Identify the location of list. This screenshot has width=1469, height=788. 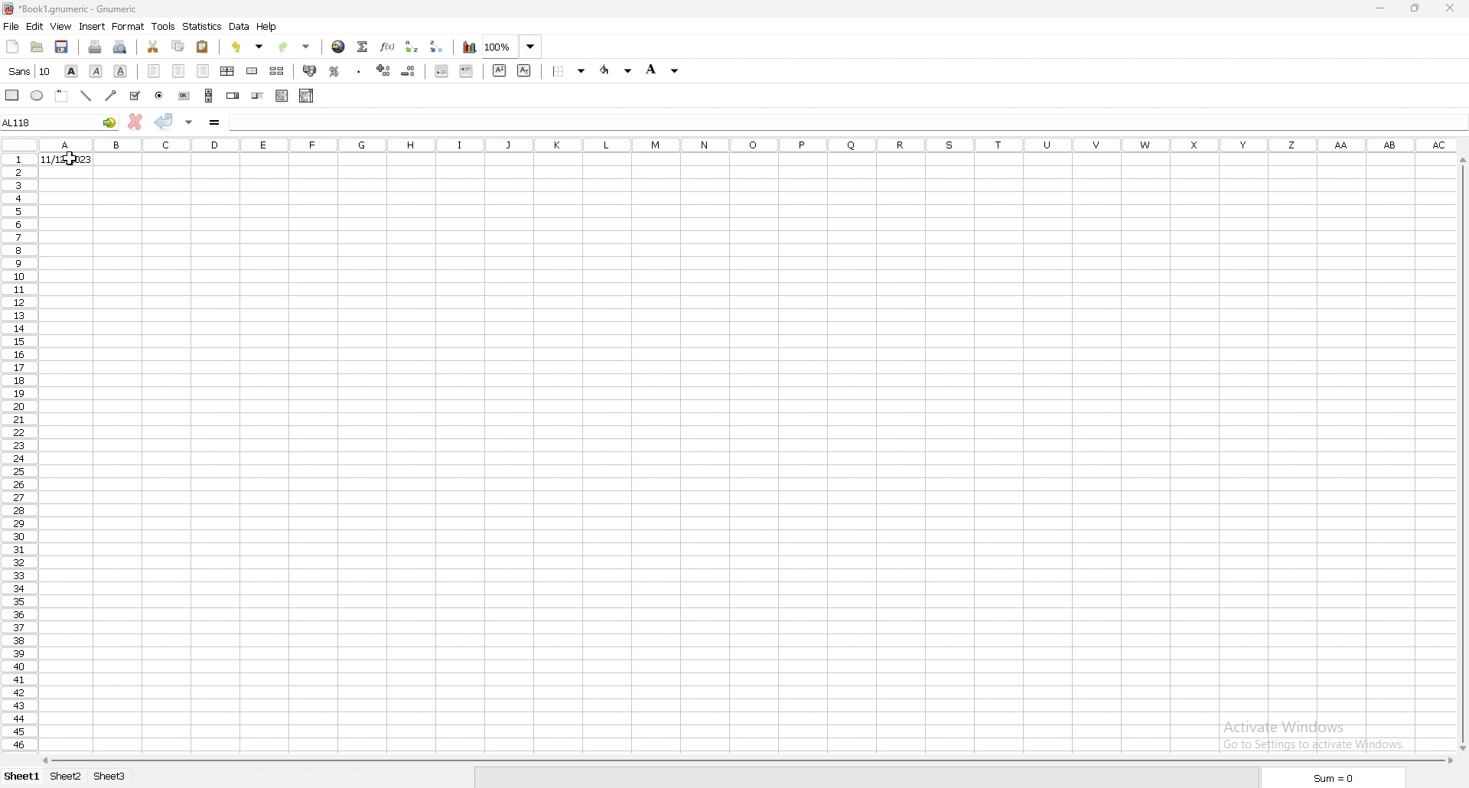
(283, 96).